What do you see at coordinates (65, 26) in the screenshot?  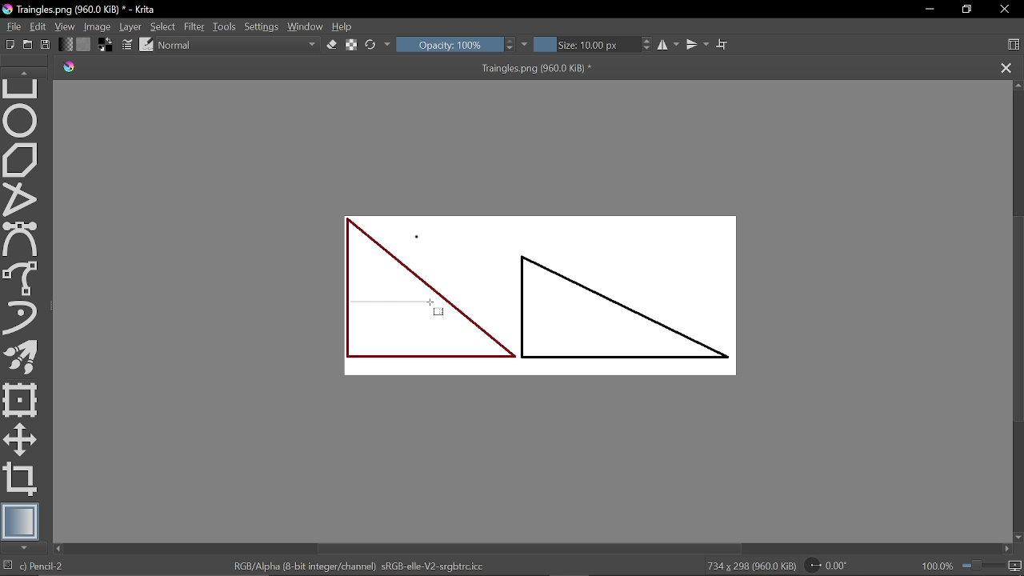 I see `View` at bounding box center [65, 26].